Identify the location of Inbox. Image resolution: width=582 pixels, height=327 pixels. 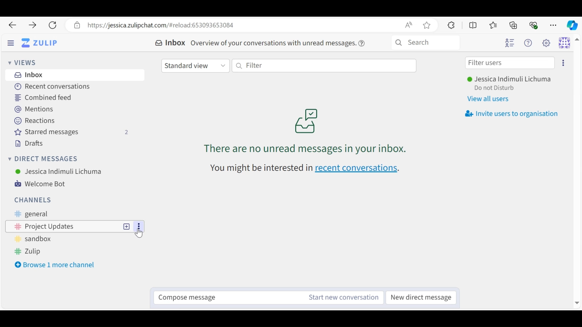
(170, 43).